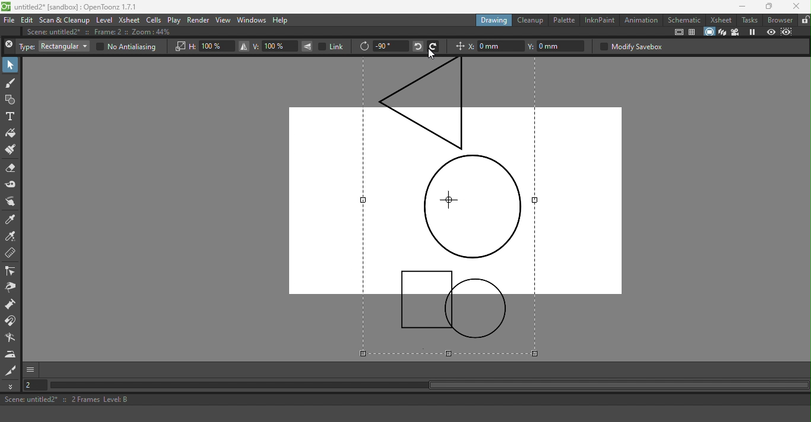 This screenshot has width=811, height=422. Describe the element at coordinates (11, 289) in the screenshot. I see `Pinch tool` at that location.